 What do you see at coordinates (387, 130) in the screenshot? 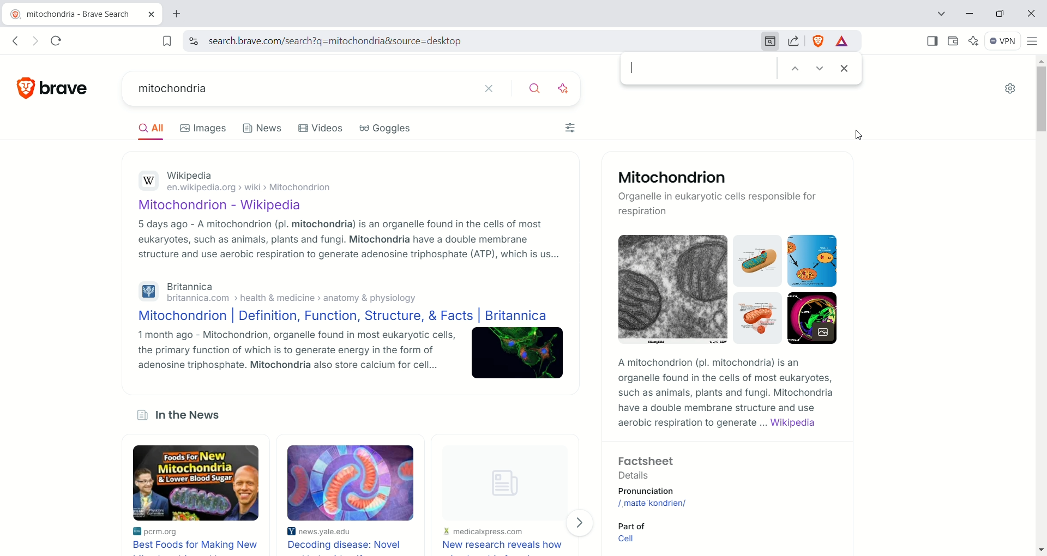
I see `Goggles` at bounding box center [387, 130].